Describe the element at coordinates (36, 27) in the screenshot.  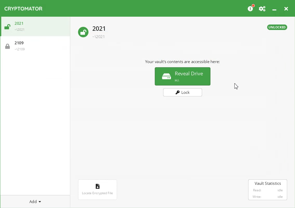
I see `2021 - Vault` at that location.